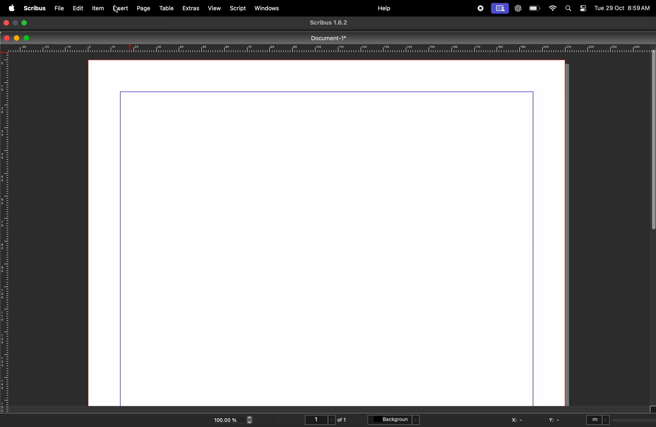 The width and height of the screenshot is (656, 427). I want to click on script, so click(239, 7).